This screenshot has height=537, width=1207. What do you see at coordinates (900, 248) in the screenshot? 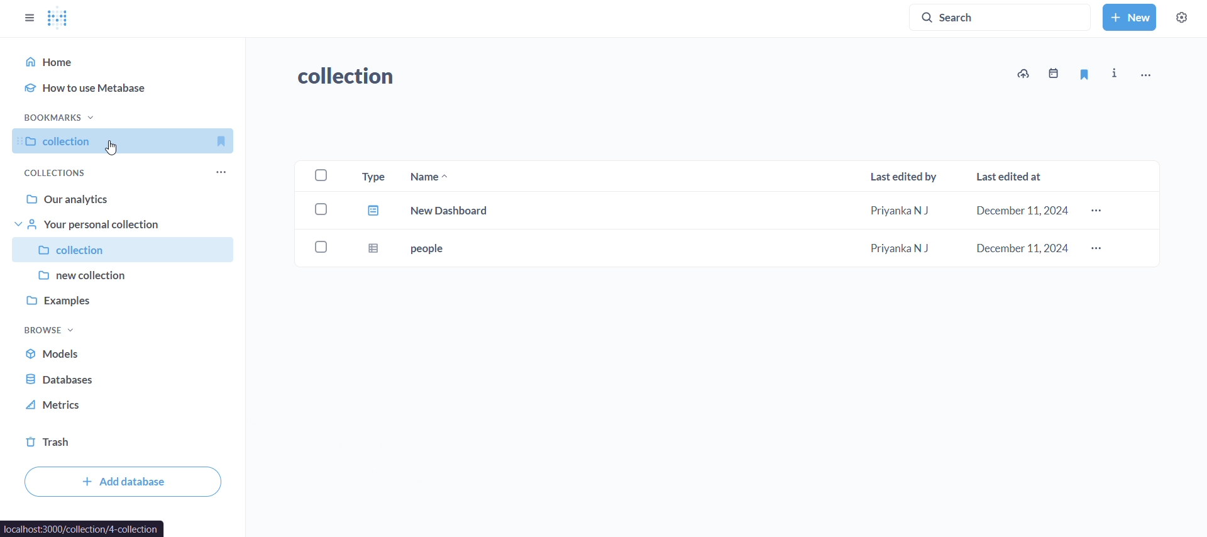
I see `Priyanka NJ` at bounding box center [900, 248].